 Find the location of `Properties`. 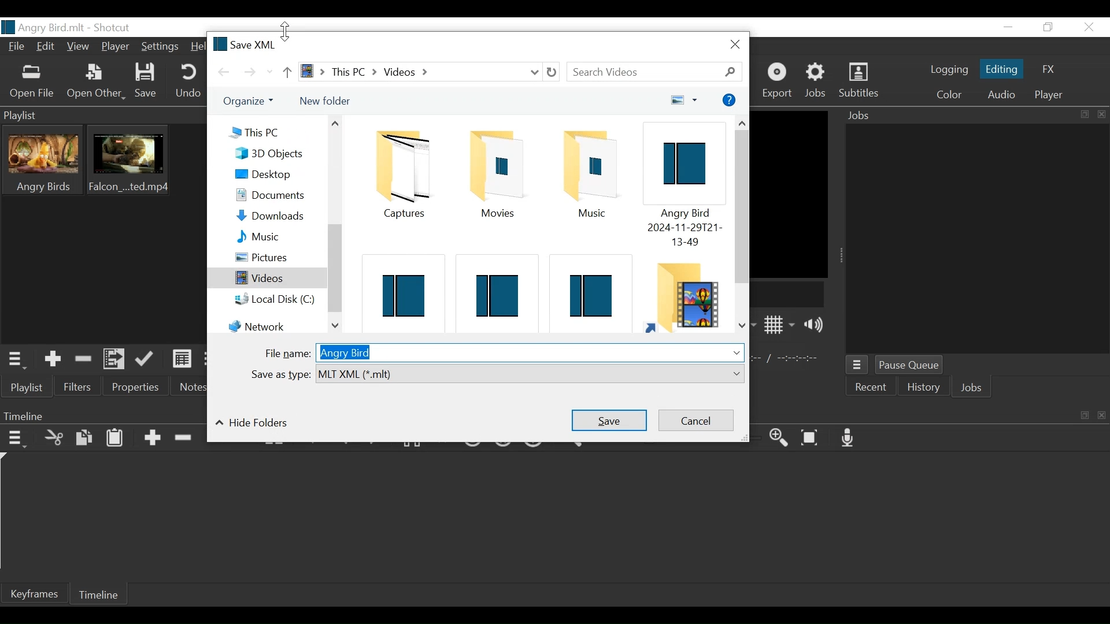

Properties is located at coordinates (136, 388).